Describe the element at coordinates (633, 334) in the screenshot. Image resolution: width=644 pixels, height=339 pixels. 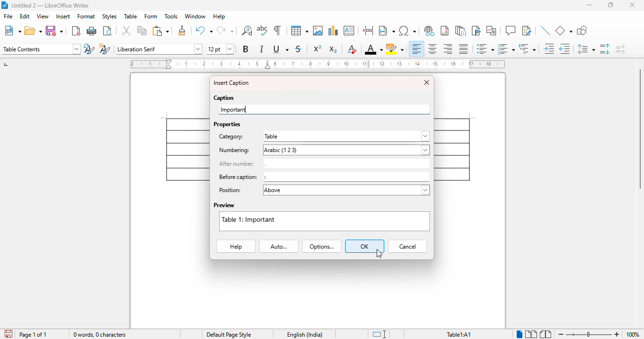
I see `zoom factor` at that location.